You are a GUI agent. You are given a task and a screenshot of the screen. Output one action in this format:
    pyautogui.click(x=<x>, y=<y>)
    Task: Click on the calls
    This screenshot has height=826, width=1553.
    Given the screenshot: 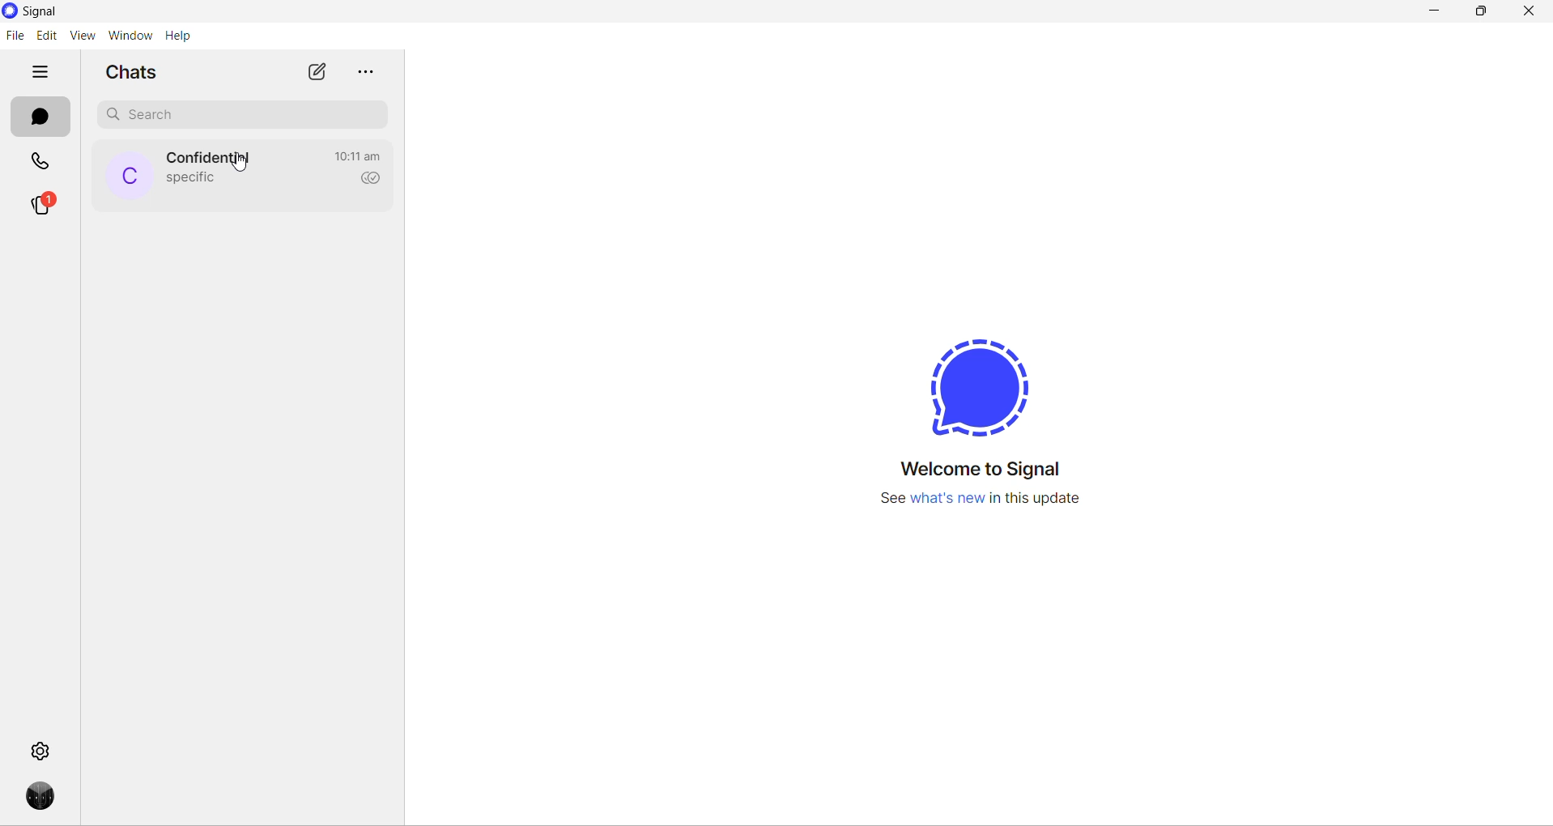 What is the action you would take?
    pyautogui.click(x=40, y=160)
    